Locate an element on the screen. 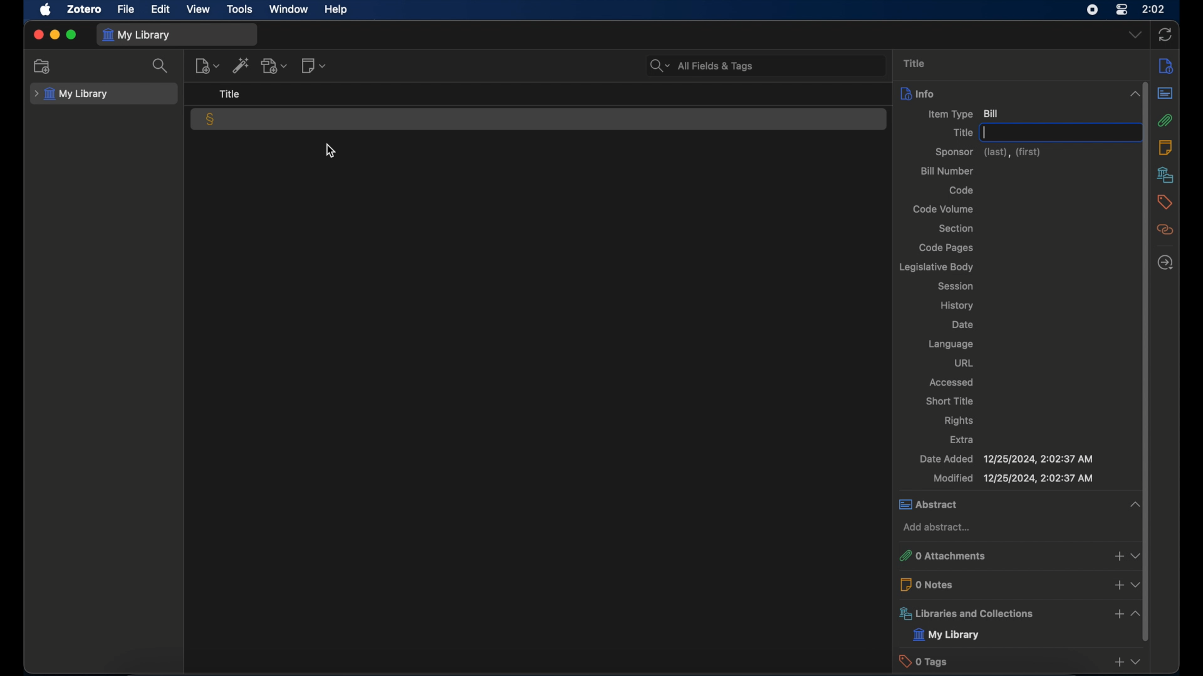 This screenshot has width=1203, height=676. attachments is located at coordinates (1165, 120).